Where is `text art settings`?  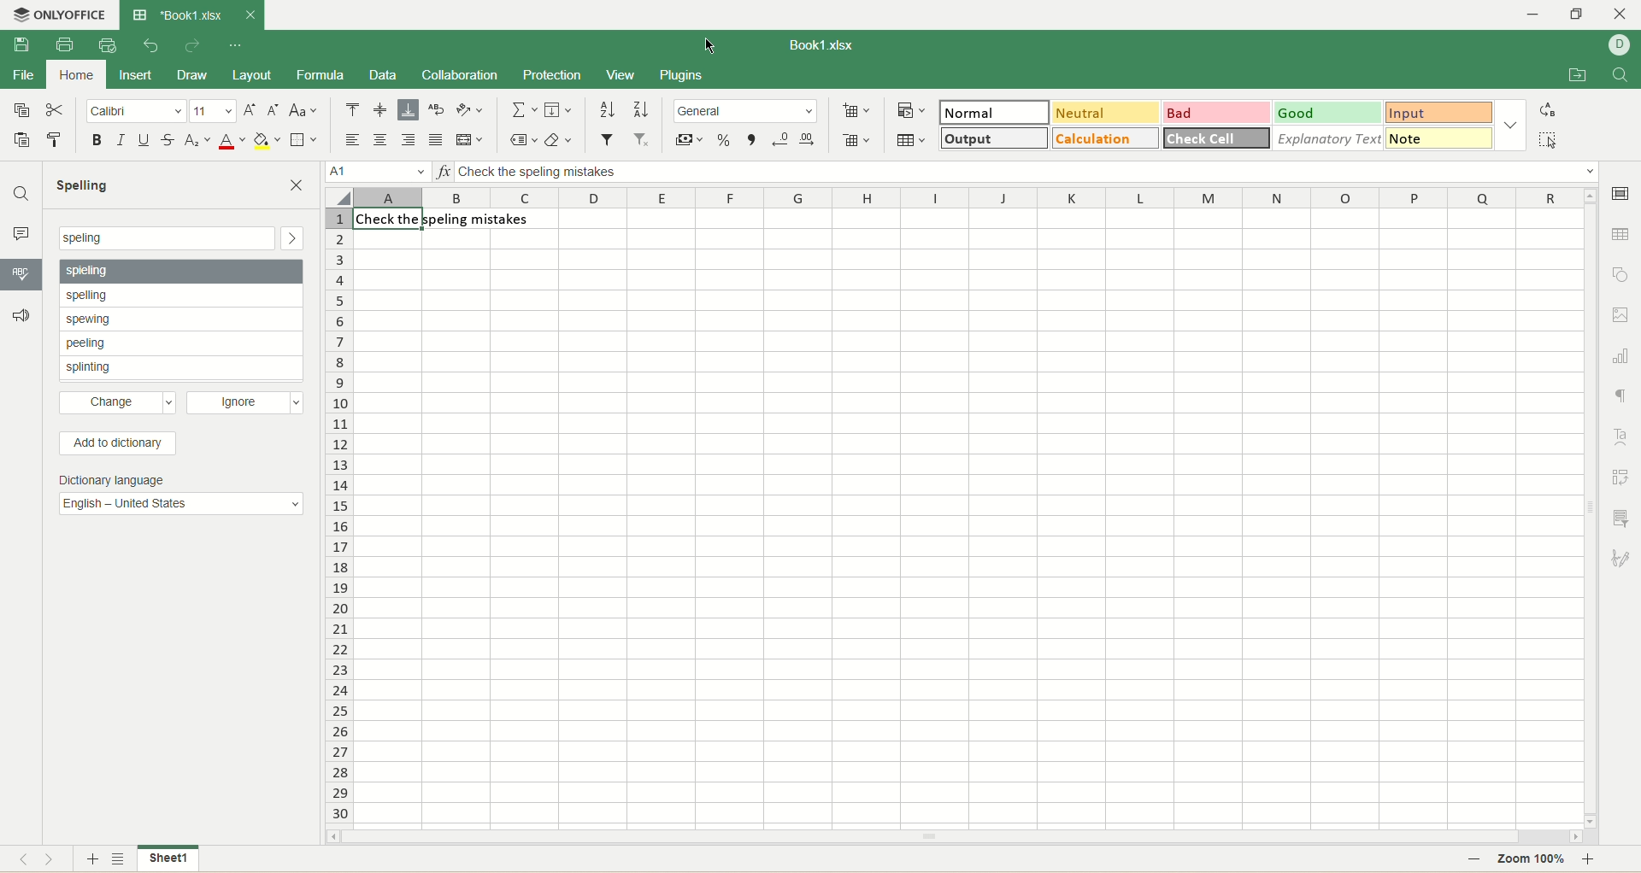
text art settings is located at coordinates (1622, 437).